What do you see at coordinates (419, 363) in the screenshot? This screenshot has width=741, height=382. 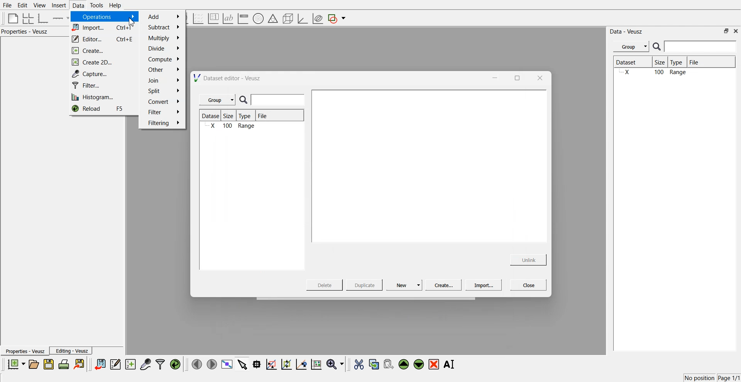 I see `move  the selected widgets down` at bounding box center [419, 363].